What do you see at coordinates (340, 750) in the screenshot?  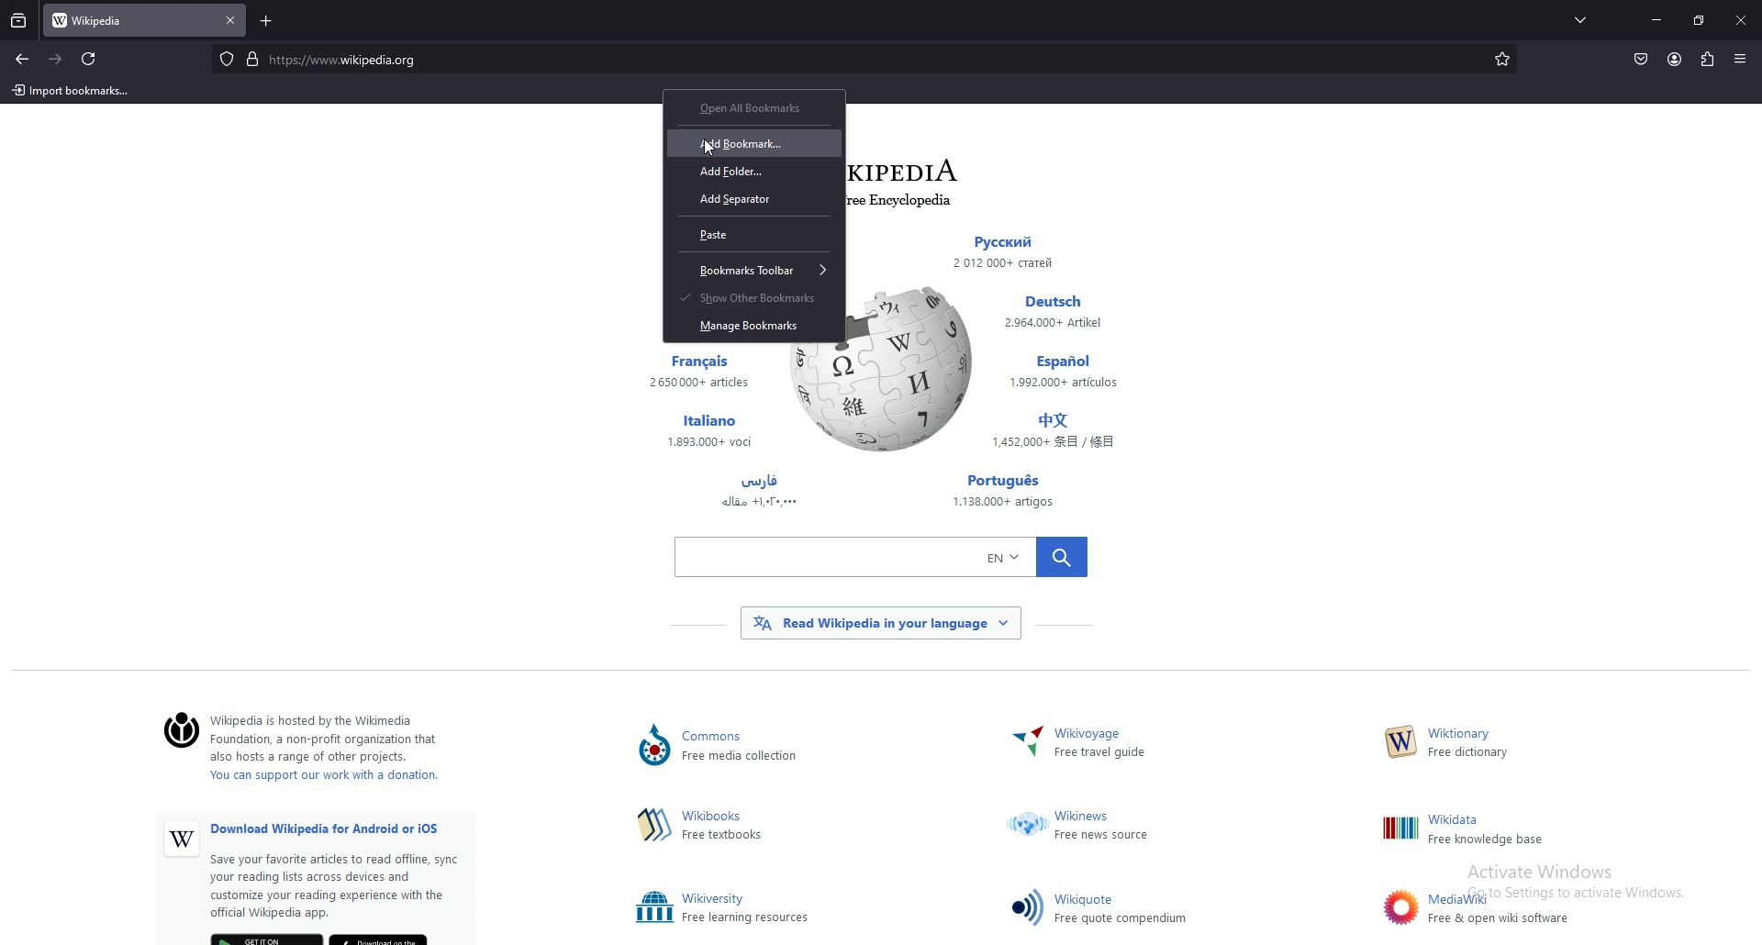 I see `‘Wikipedia is hosted by the Wikimedia

) Foundation, a non-profit organization that
also hosts a range of other projects.
You can support our work with a donation.` at bounding box center [340, 750].